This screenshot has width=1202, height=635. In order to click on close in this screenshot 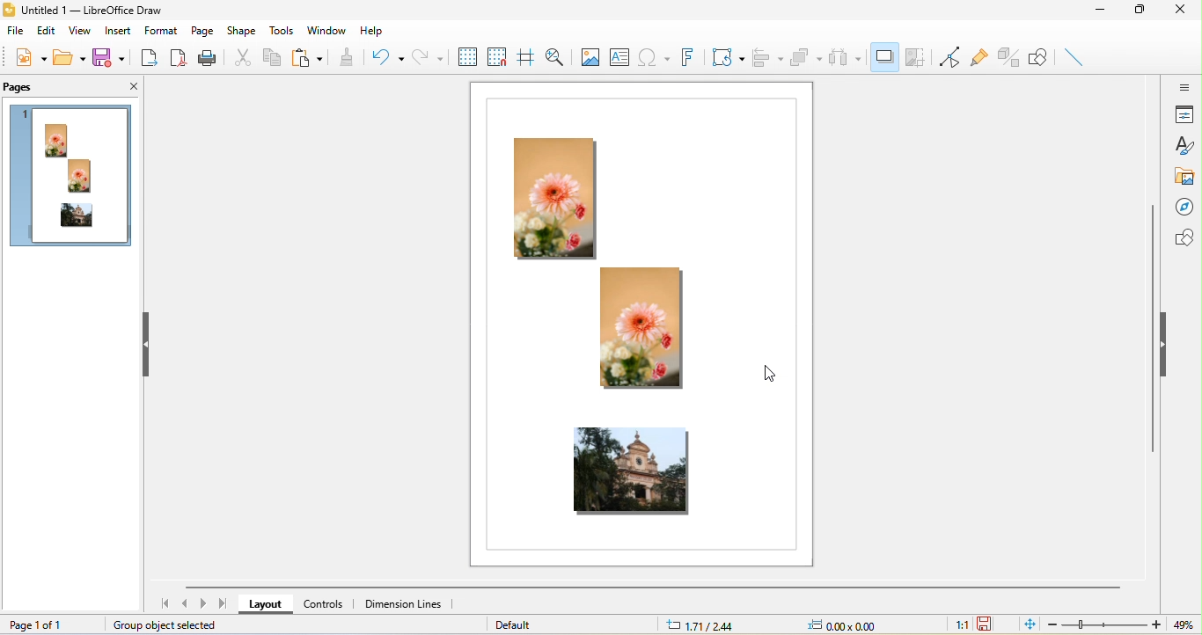, I will do `click(1185, 11)`.